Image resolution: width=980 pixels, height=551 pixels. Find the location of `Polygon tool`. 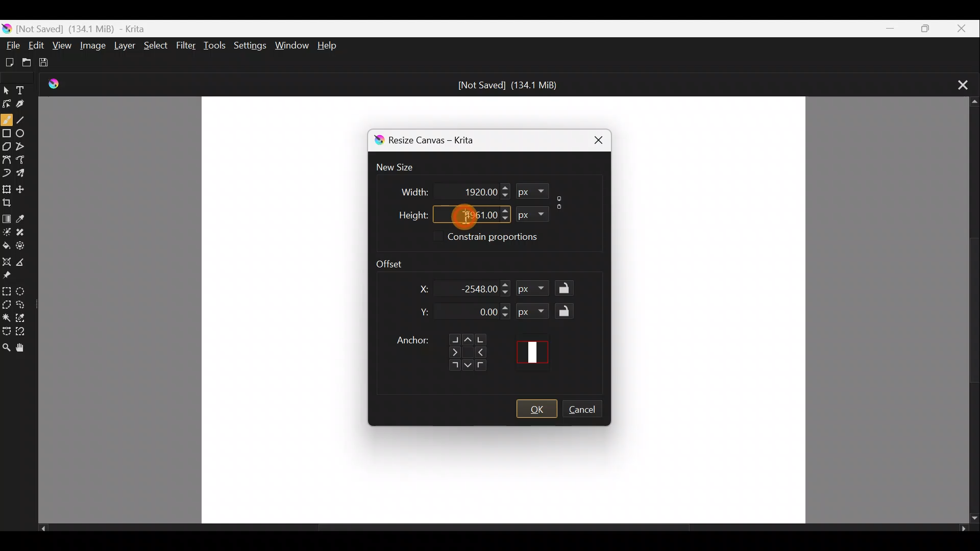

Polygon tool is located at coordinates (7, 147).